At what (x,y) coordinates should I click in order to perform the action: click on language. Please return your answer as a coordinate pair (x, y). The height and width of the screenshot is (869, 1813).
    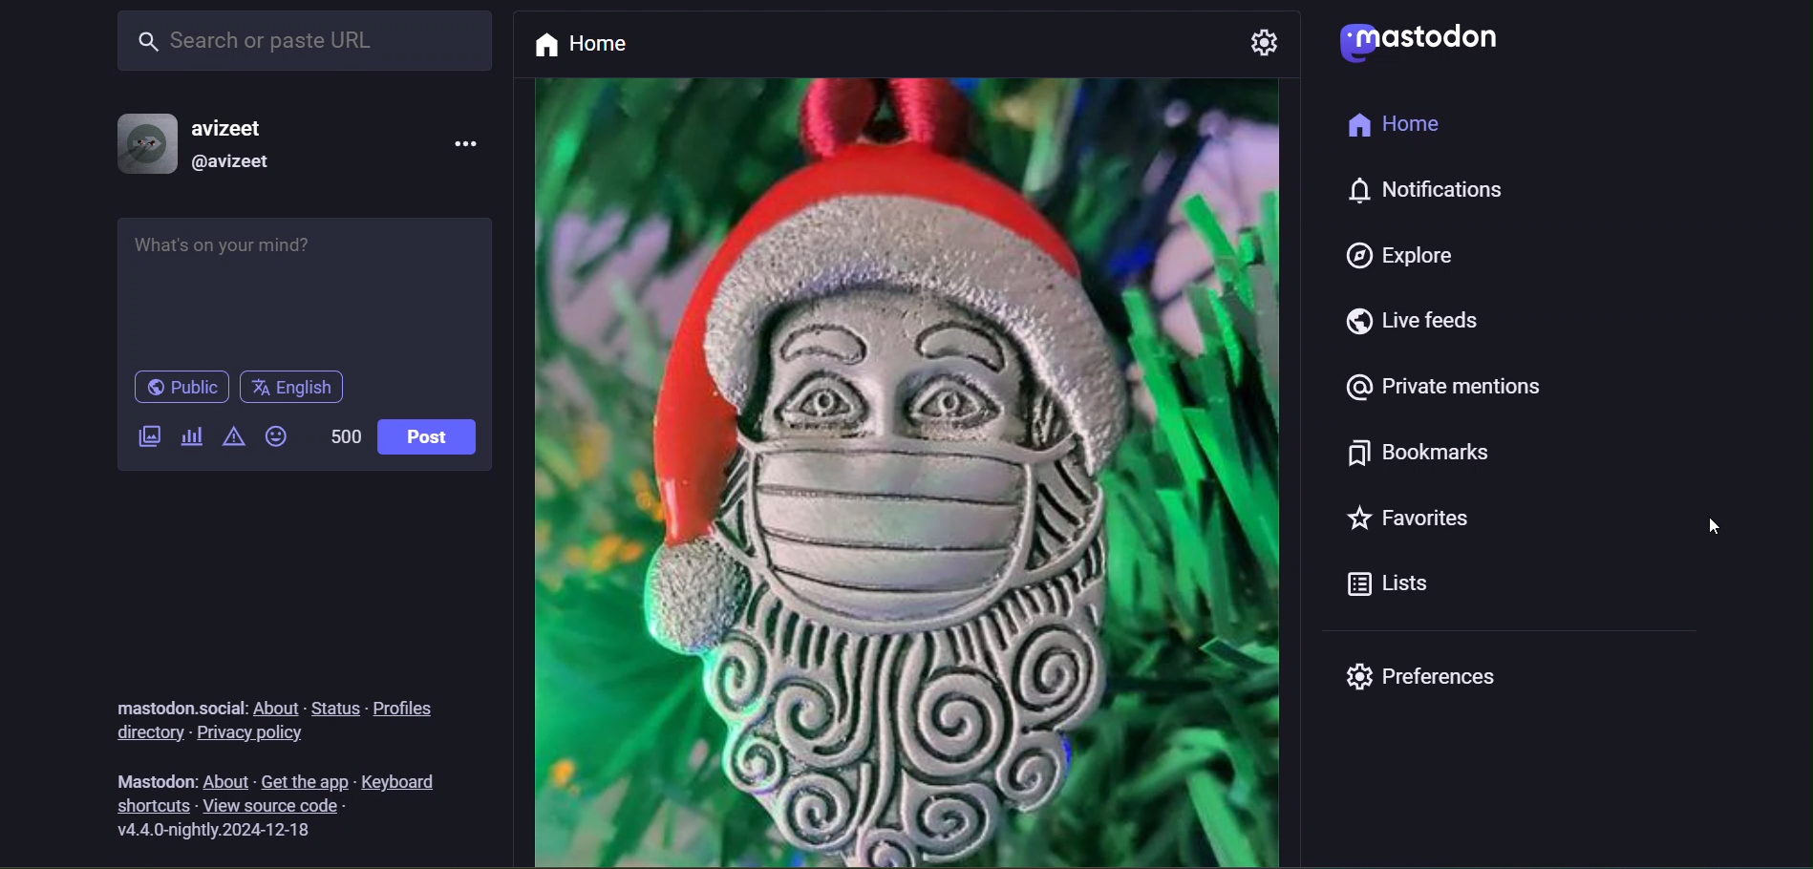
    Looking at the image, I should click on (291, 388).